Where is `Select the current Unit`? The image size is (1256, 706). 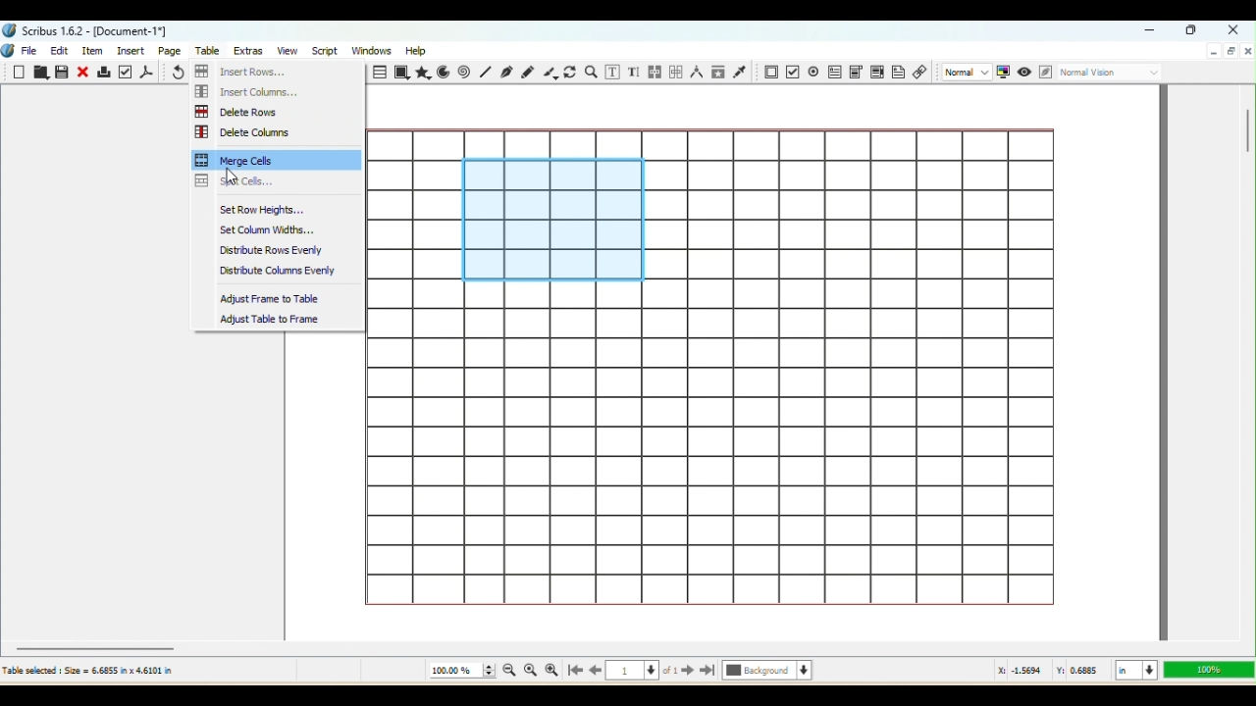 Select the current Unit is located at coordinates (1134, 671).